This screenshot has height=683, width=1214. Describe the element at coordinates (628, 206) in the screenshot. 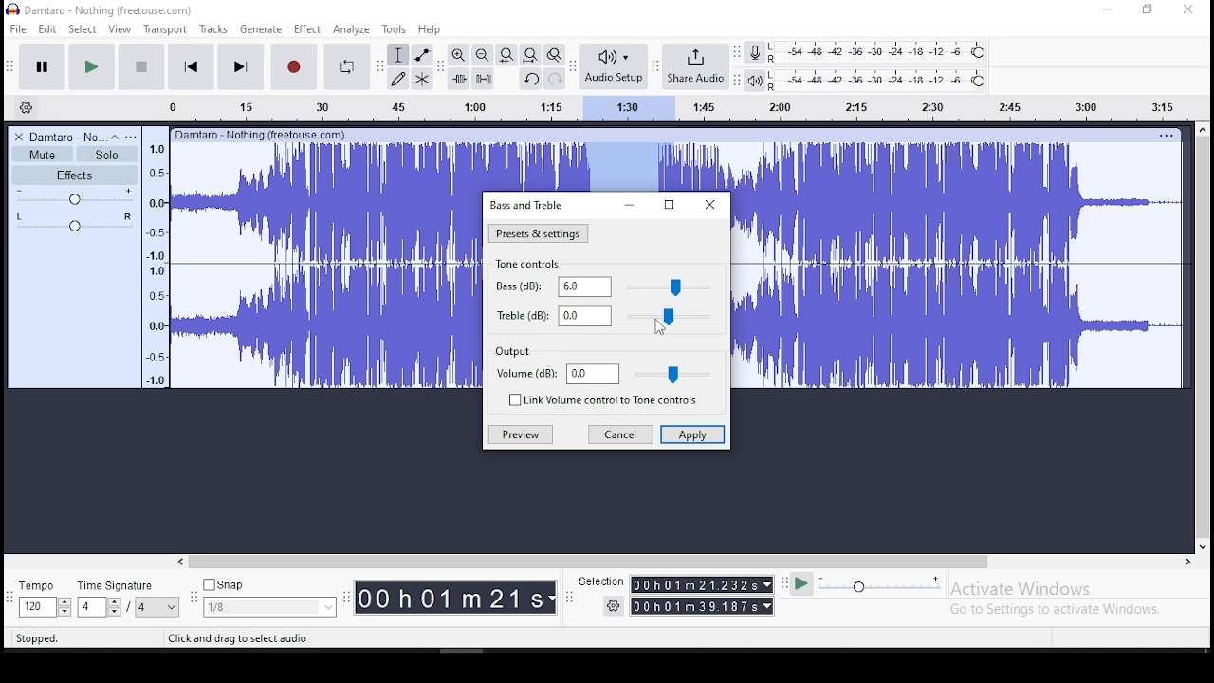

I see `minimize` at that location.